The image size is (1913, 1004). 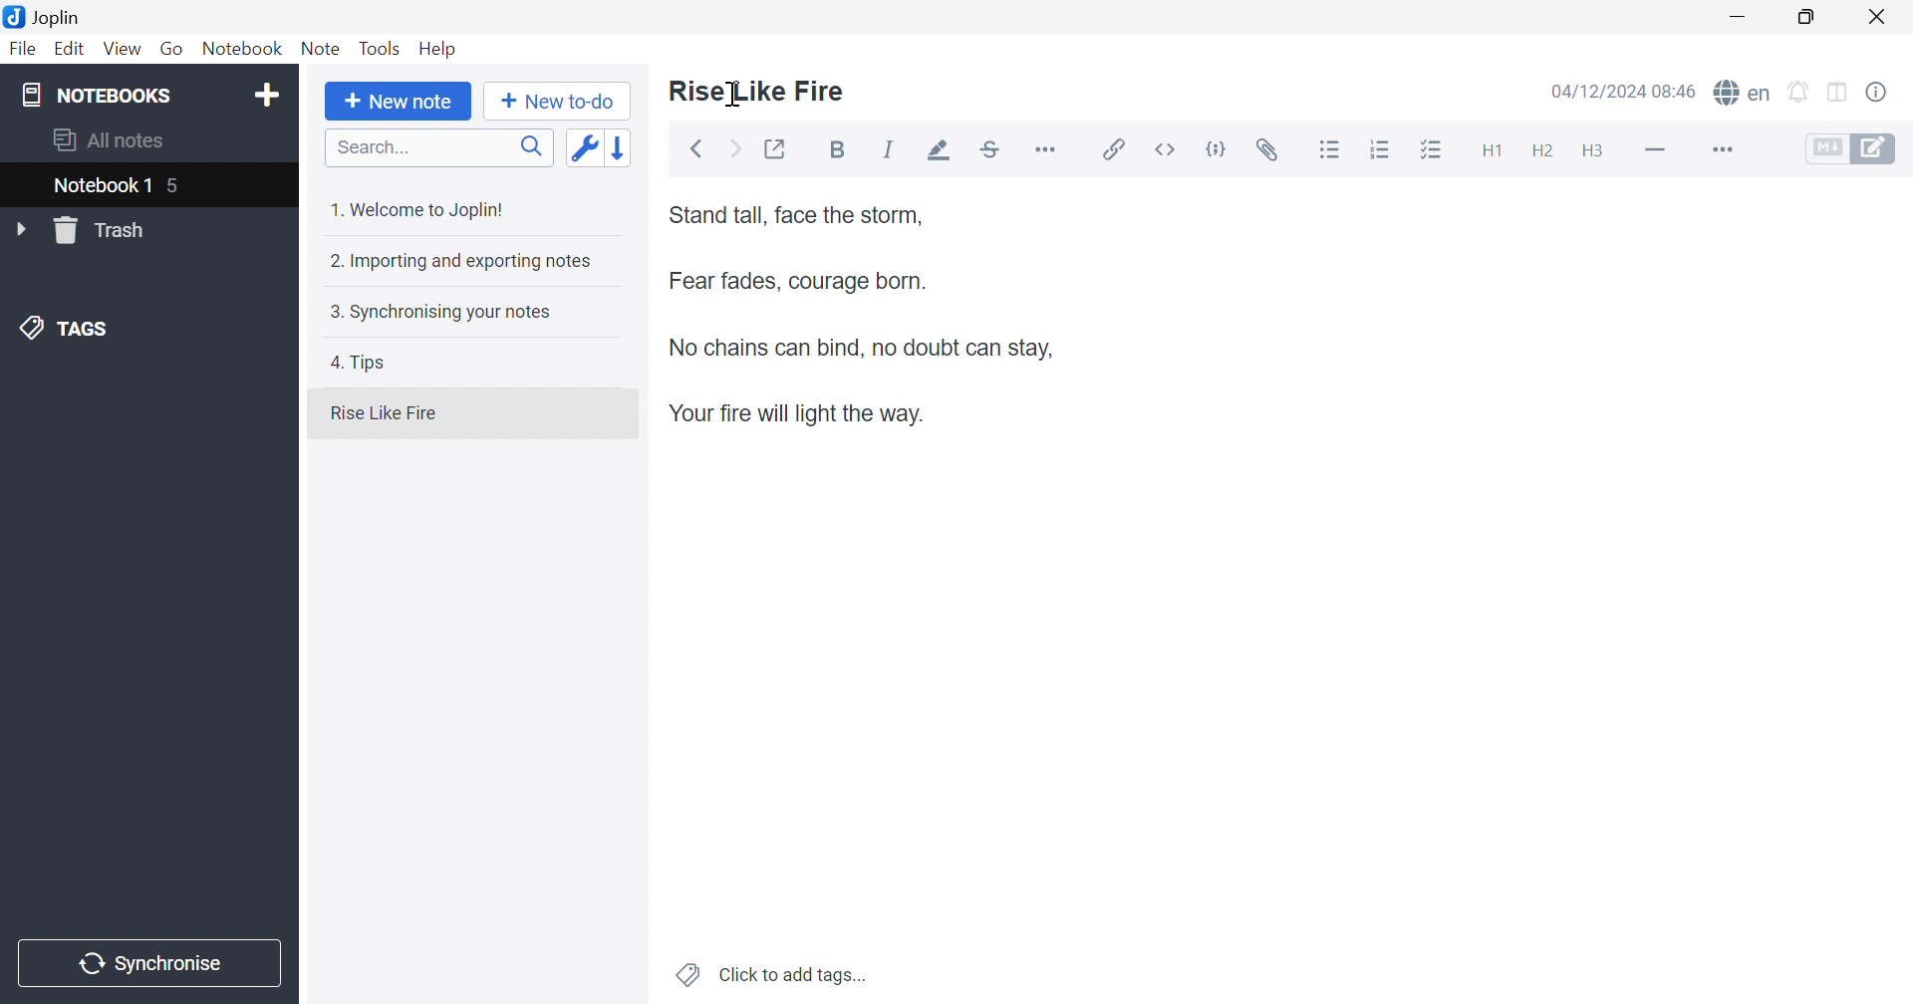 What do you see at coordinates (71, 330) in the screenshot?
I see `TAGS` at bounding box center [71, 330].